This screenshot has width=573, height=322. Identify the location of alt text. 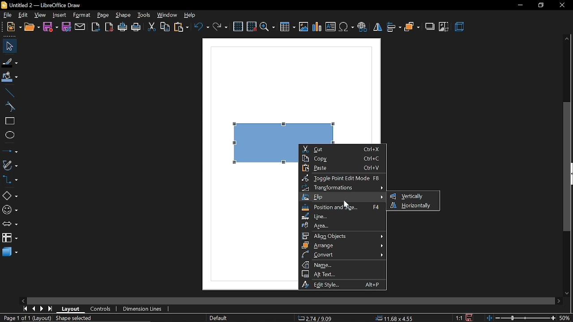
(342, 273).